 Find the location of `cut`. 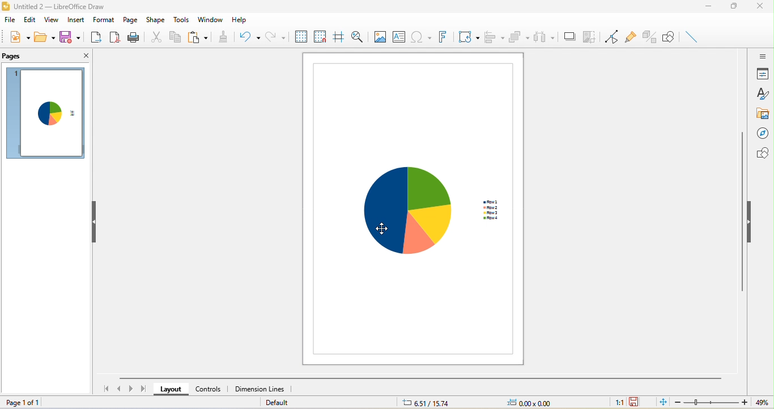

cut is located at coordinates (156, 37).